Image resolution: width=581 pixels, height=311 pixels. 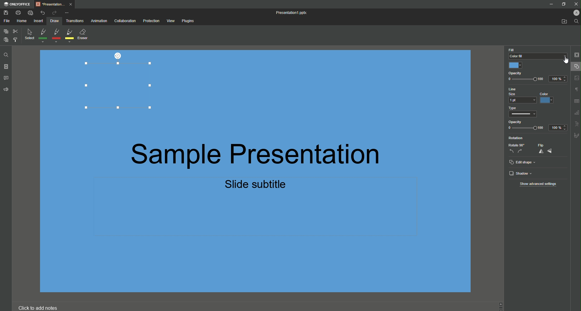 I want to click on Feedback, so click(x=6, y=91).